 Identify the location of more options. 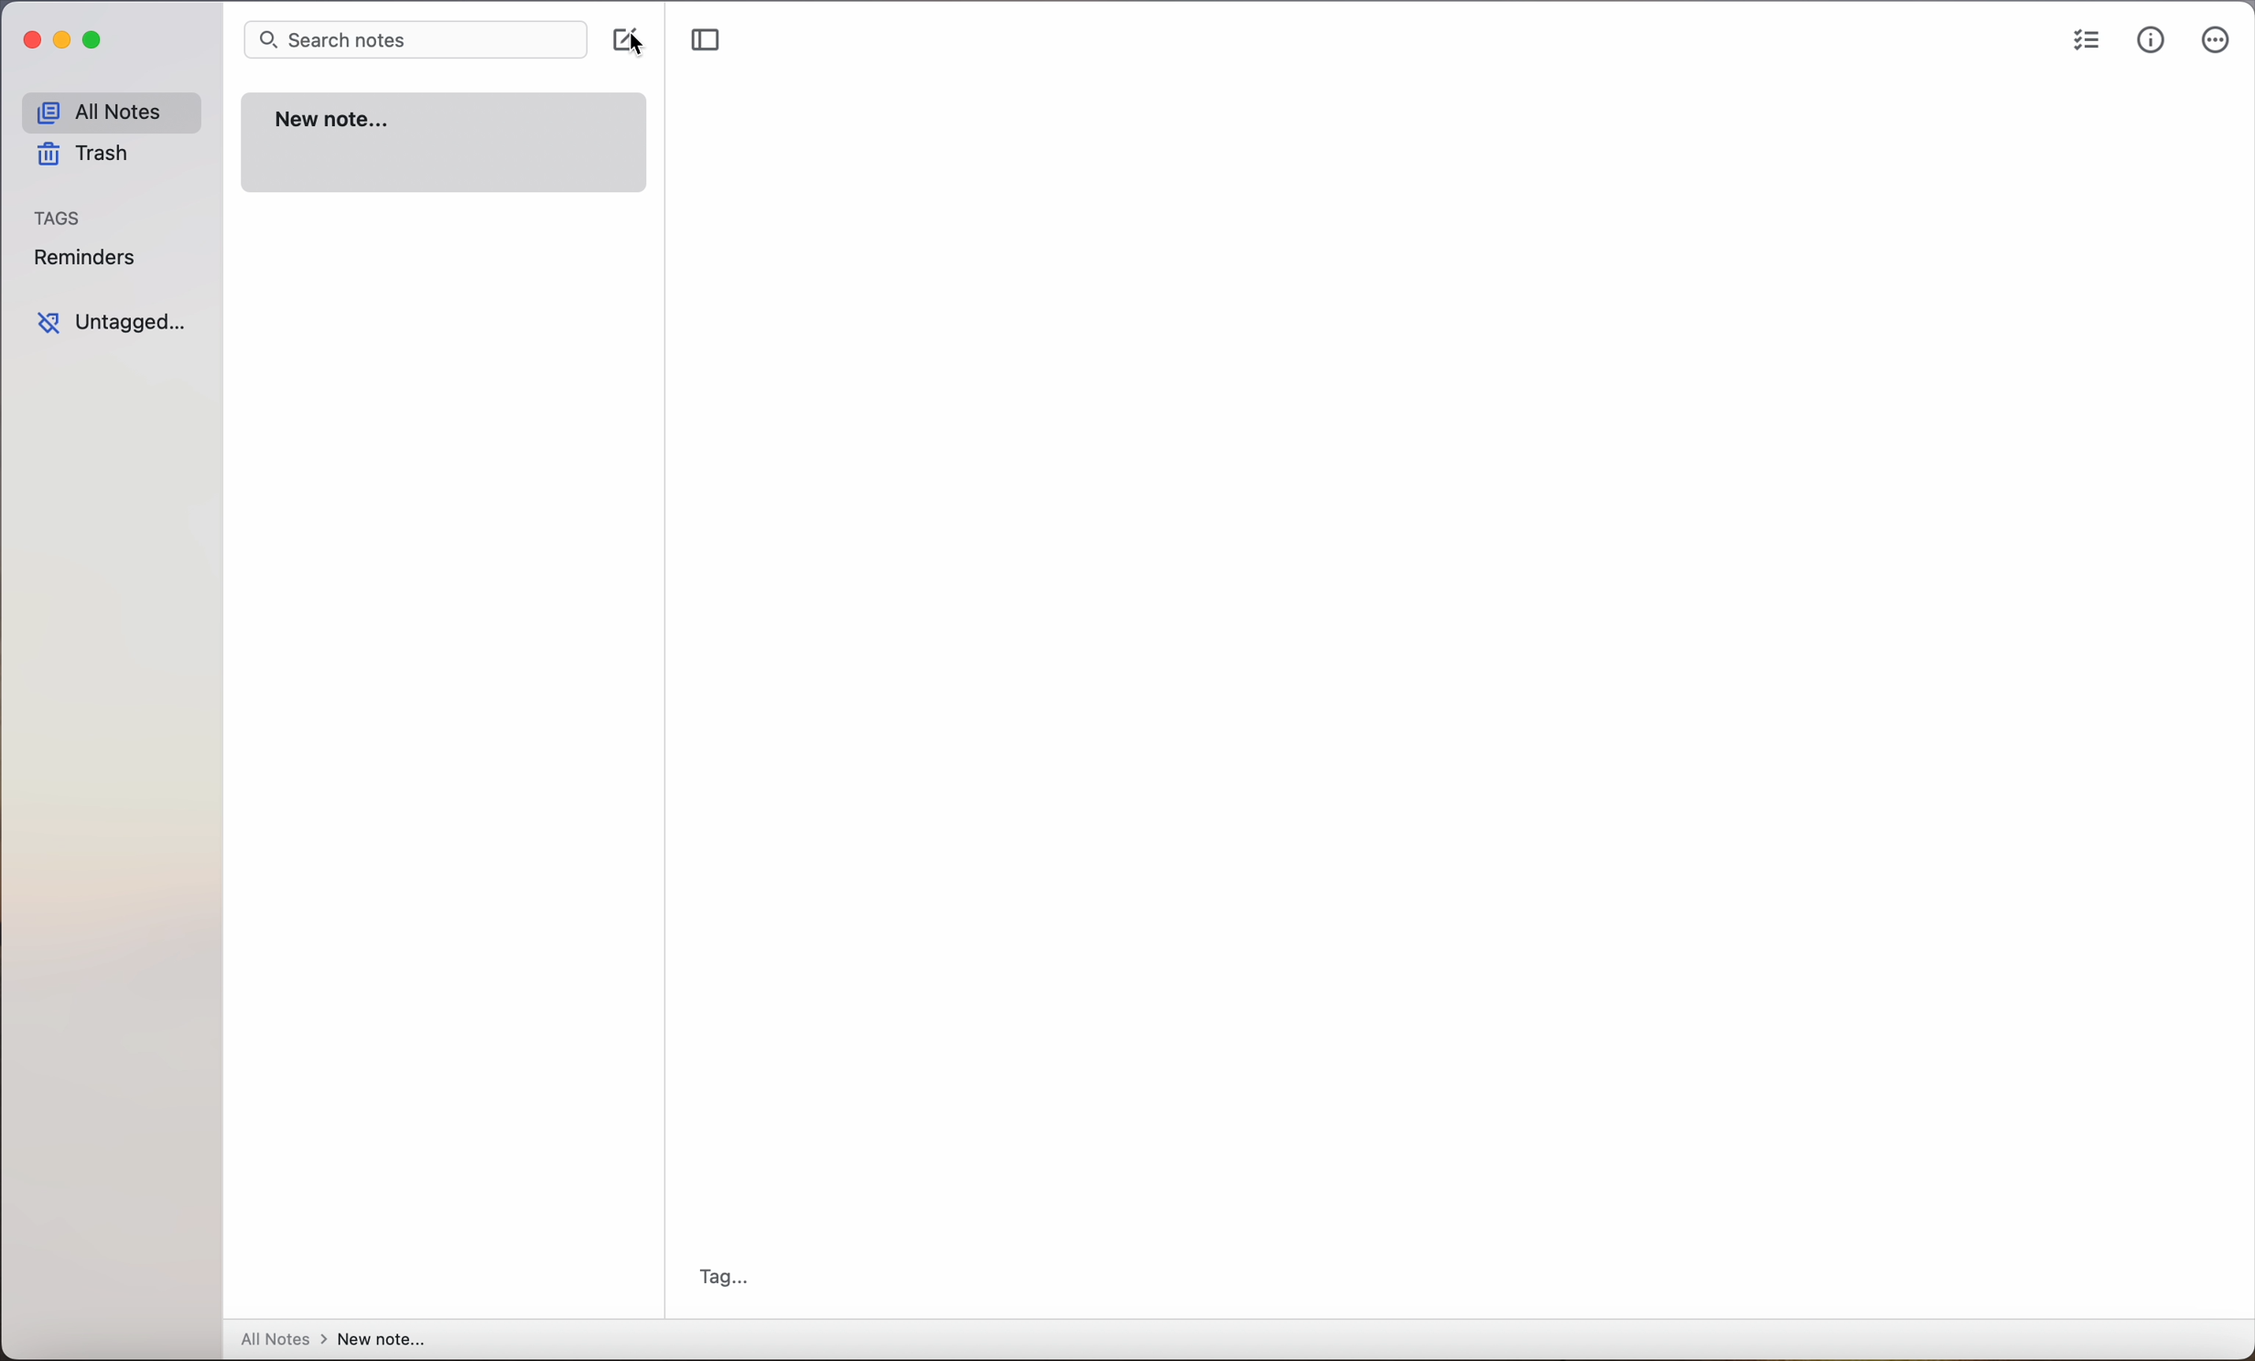
(2216, 44).